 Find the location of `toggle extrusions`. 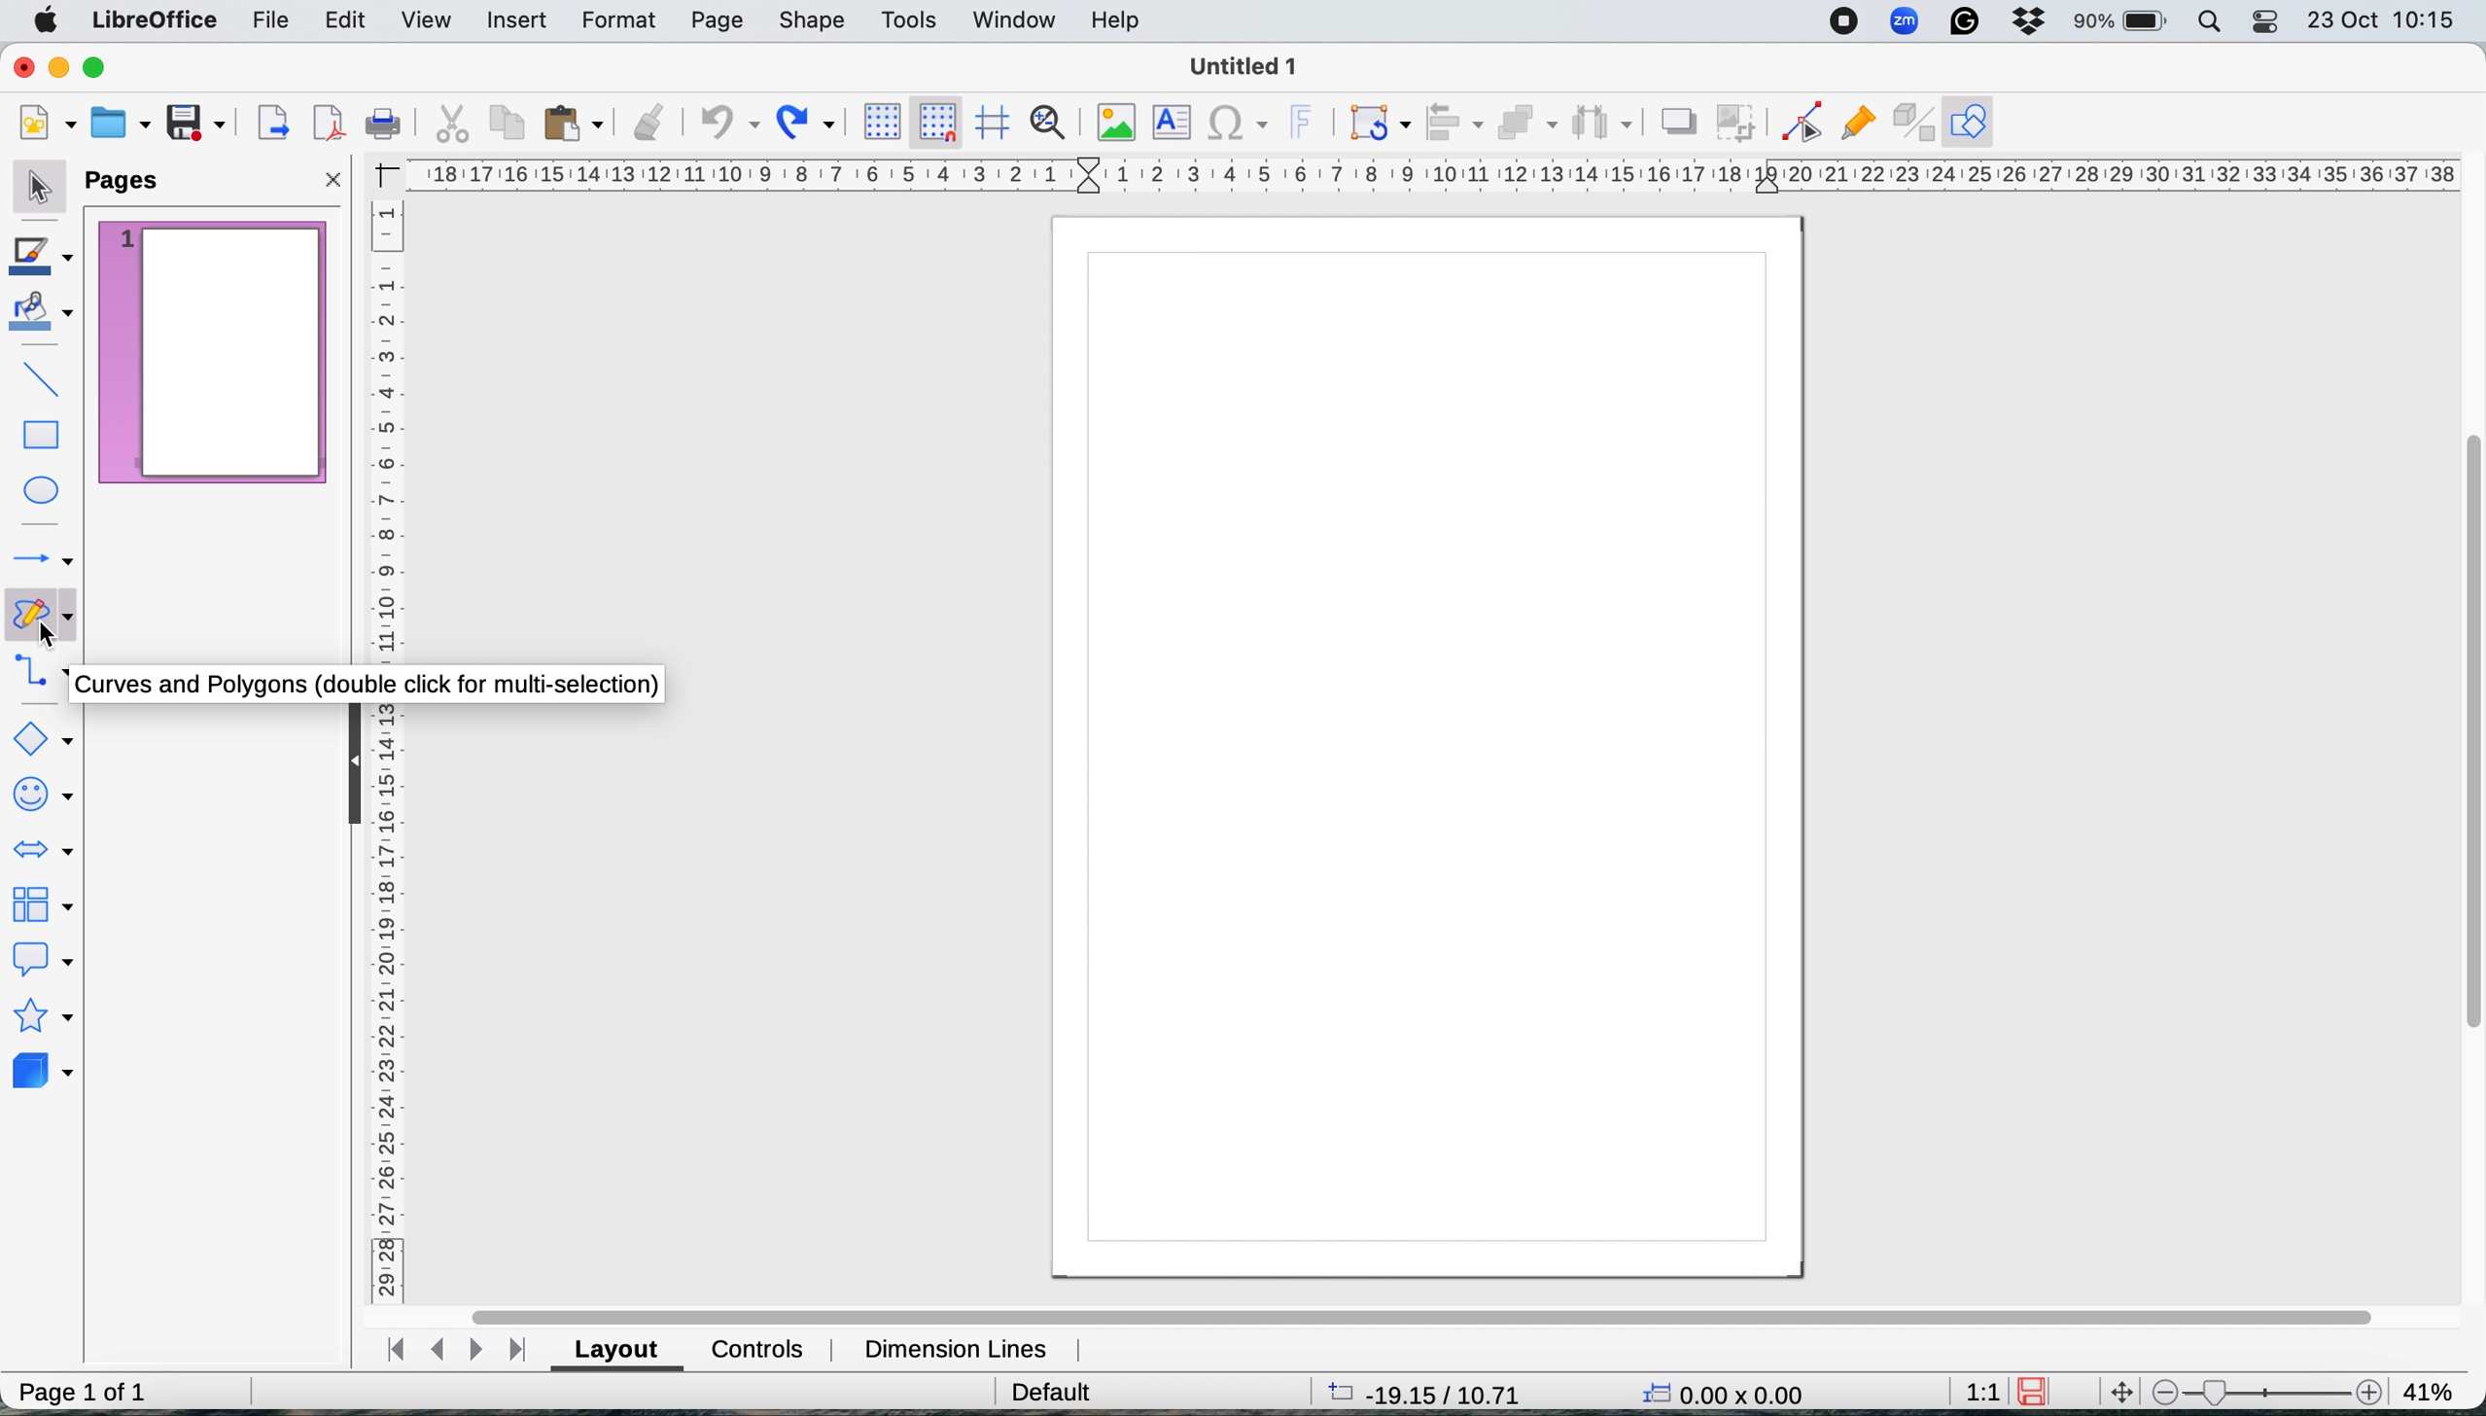

toggle extrusions is located at coordinates (1911, 121).